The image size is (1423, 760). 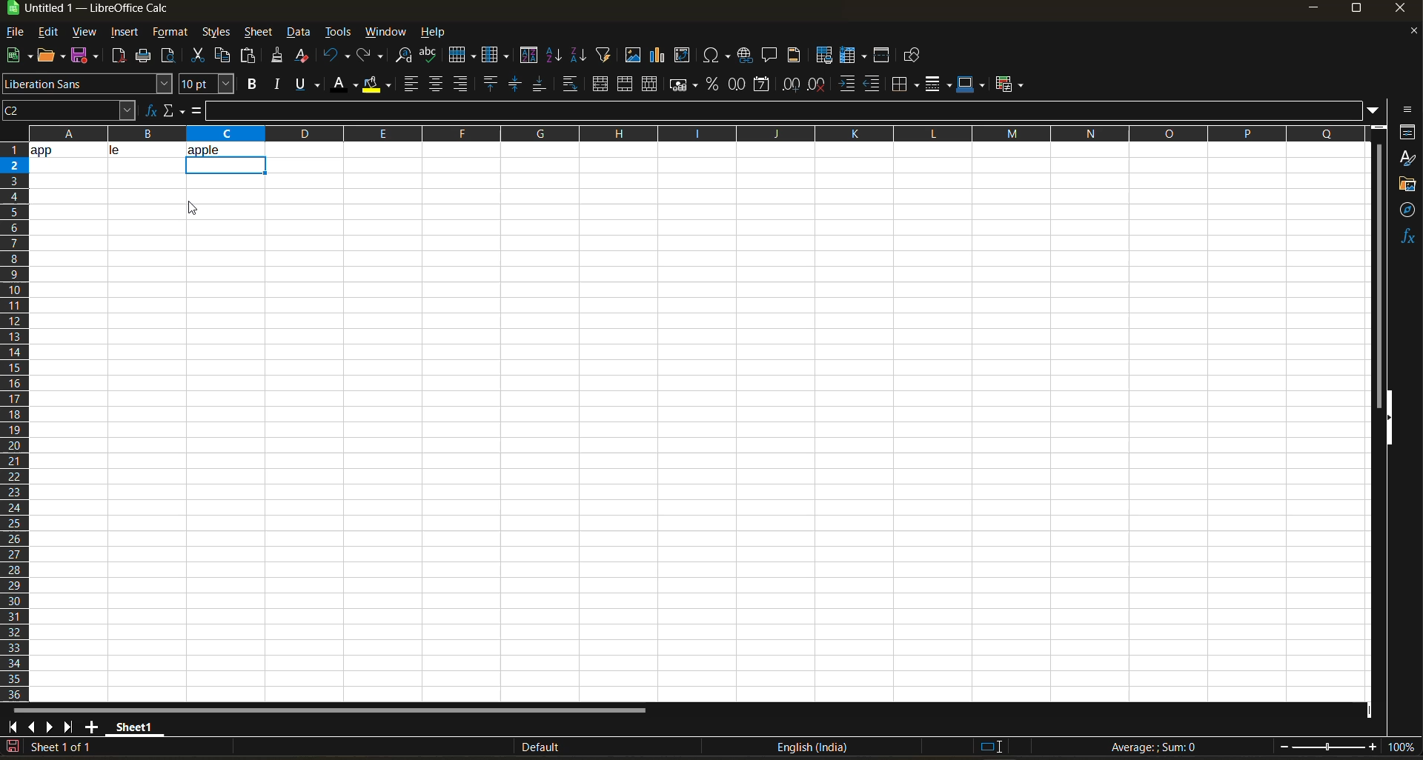 What do you see at coordinates (747, 55) in the screenshot?
I see `insert hyperlink` at bounding box center [747, 55].